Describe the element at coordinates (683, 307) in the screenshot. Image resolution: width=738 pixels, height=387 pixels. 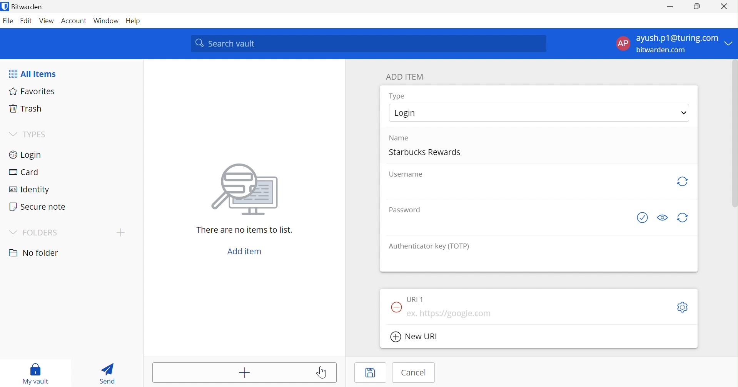
I see `Settings` at that location.